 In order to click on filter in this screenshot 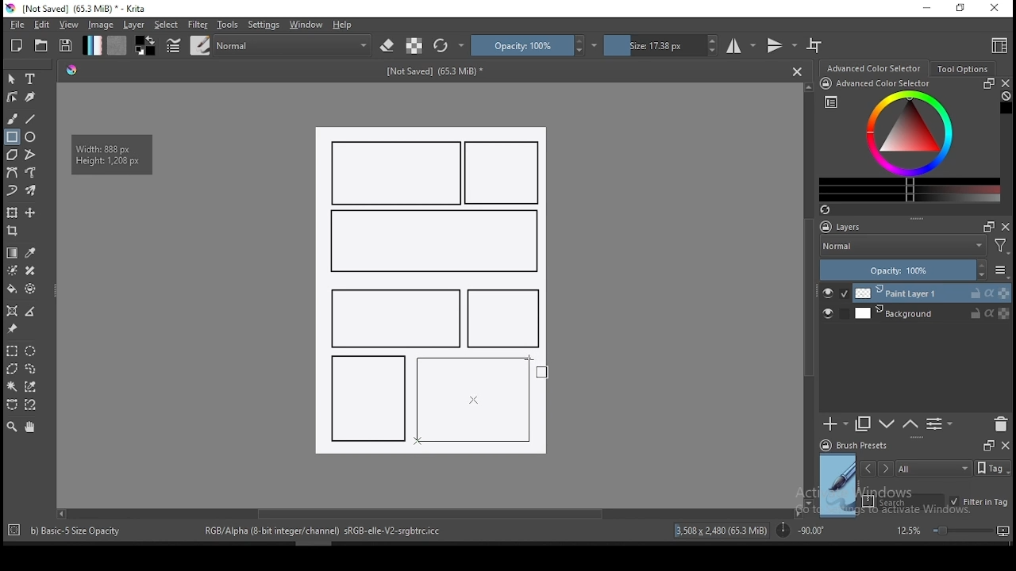, I will do `click(197, 25)`.